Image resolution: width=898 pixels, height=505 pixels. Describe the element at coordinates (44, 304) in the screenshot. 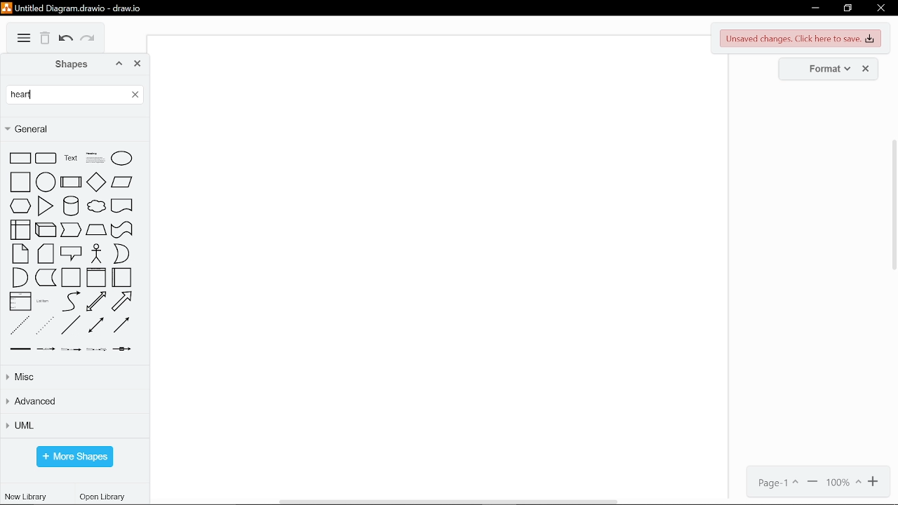

I see `list item` at that location.